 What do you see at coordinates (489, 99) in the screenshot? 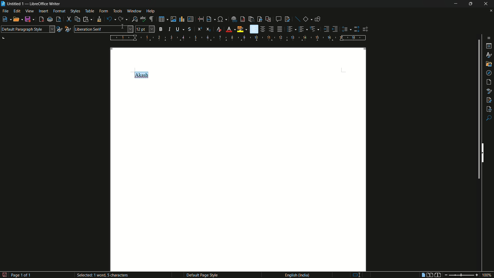
I see `manage changes` at bounding box center [489, 99].